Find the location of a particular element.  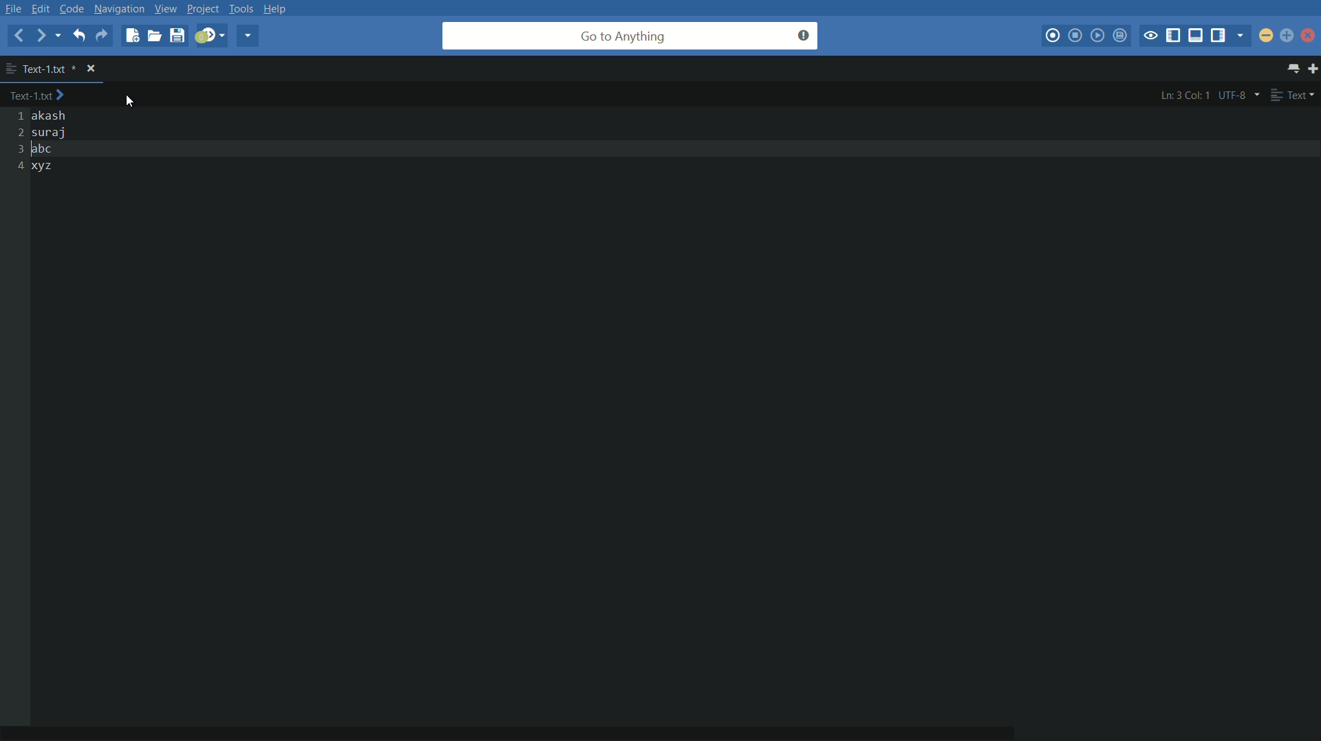

go to anything is located at coordinates (630, 36).